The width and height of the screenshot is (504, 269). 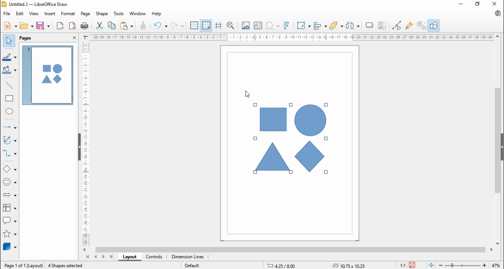 What do you see at coordinates (460, 4) in the screenshot?
I see `minimize` at bounding box center [460, 4].